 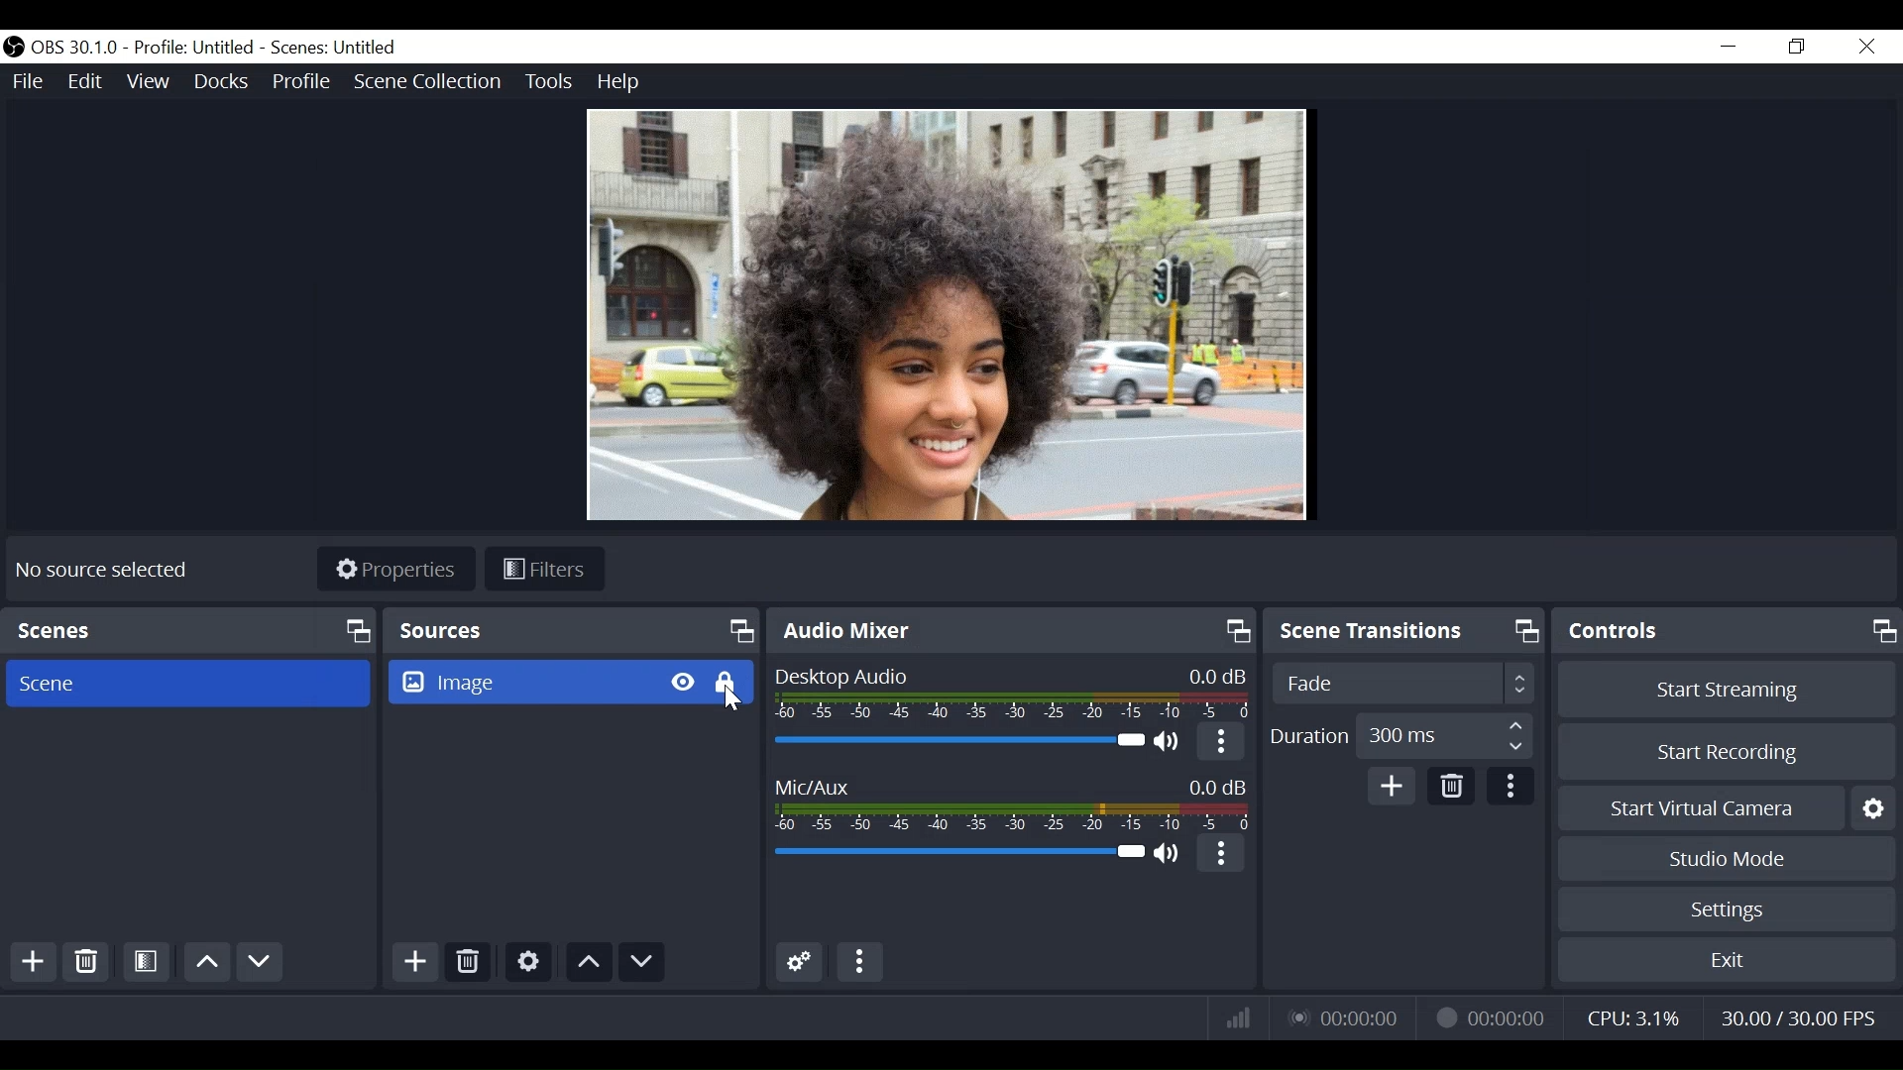 What do you see at coordinates (197, 47) in the screenshot?
I see `Profile: Untitled` at bounding box center [197, 47].